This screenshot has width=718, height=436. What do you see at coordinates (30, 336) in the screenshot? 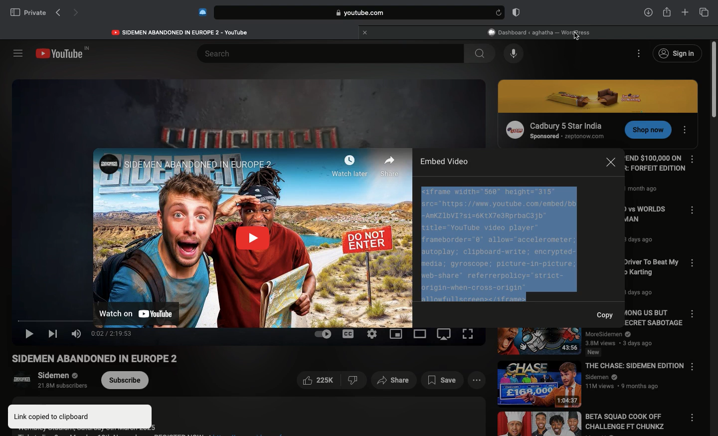
I see `Play` at bounding box center [30, 336].